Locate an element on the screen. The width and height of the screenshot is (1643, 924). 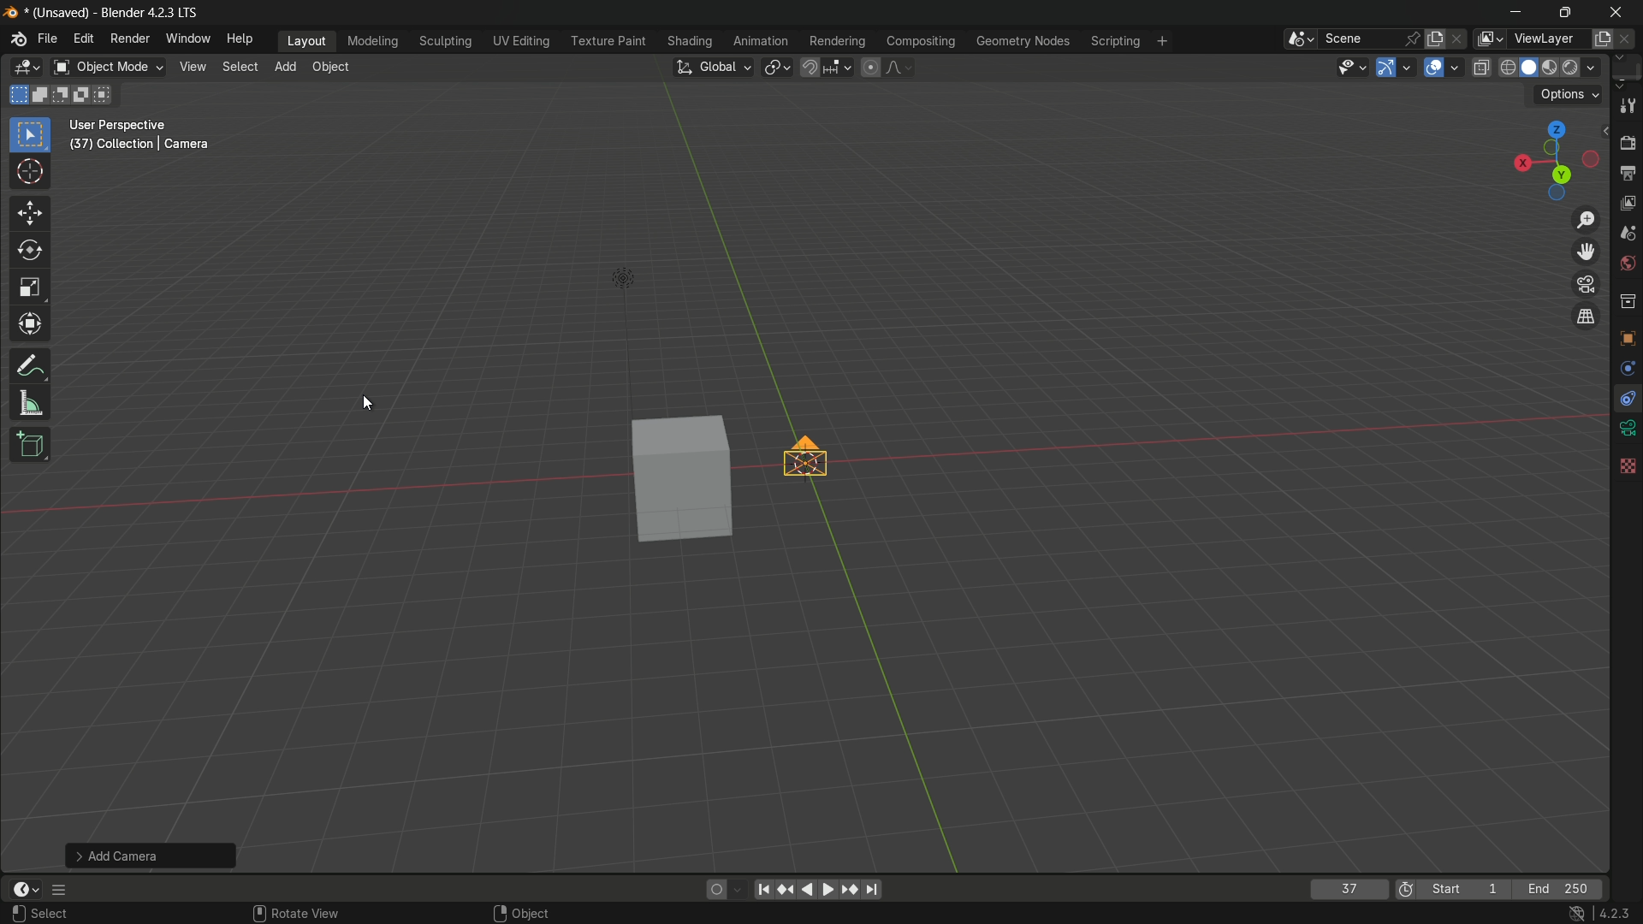
user perspective (37) | collection  is located at coordinates (140, 134).